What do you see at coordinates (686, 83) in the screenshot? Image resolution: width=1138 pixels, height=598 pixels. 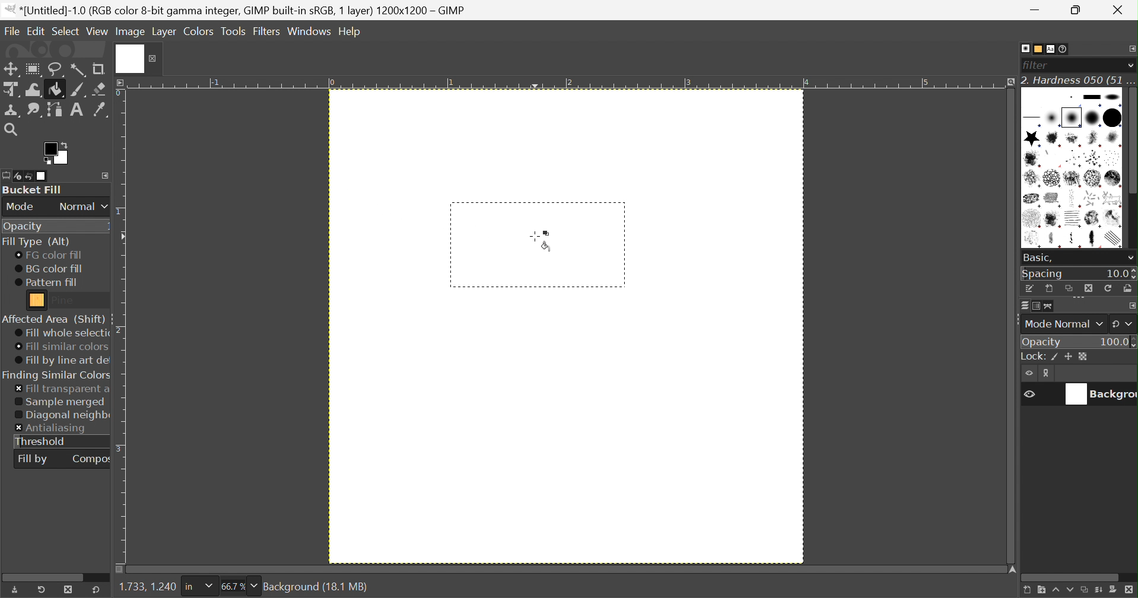 I see `3` at bounding box center [686, 83].